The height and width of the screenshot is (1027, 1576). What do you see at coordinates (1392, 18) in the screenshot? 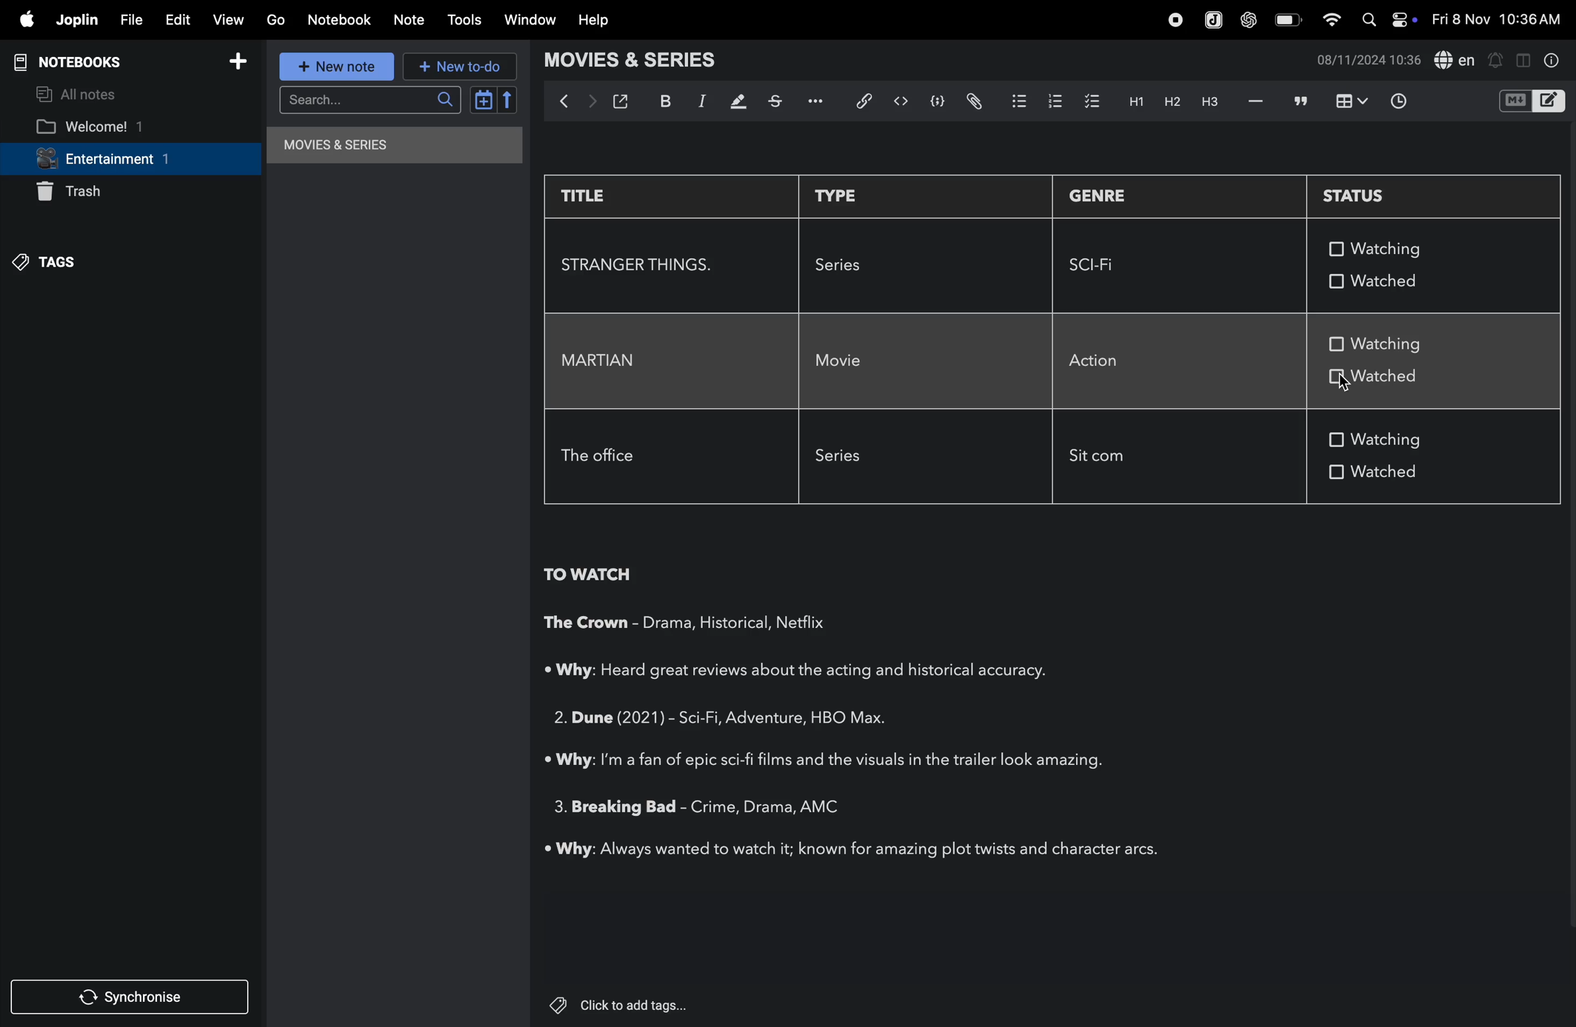
I see `apple widgets` at bounding box center [1392, 18].